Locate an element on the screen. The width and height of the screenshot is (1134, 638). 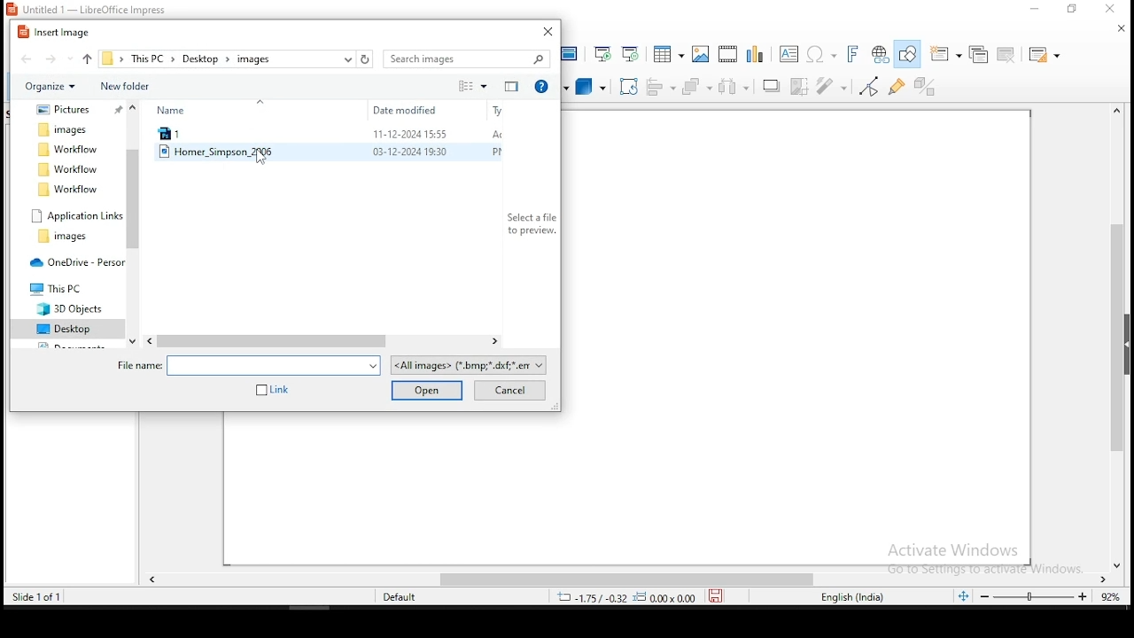
fit slide to current window is located at coordinates (962, 596).